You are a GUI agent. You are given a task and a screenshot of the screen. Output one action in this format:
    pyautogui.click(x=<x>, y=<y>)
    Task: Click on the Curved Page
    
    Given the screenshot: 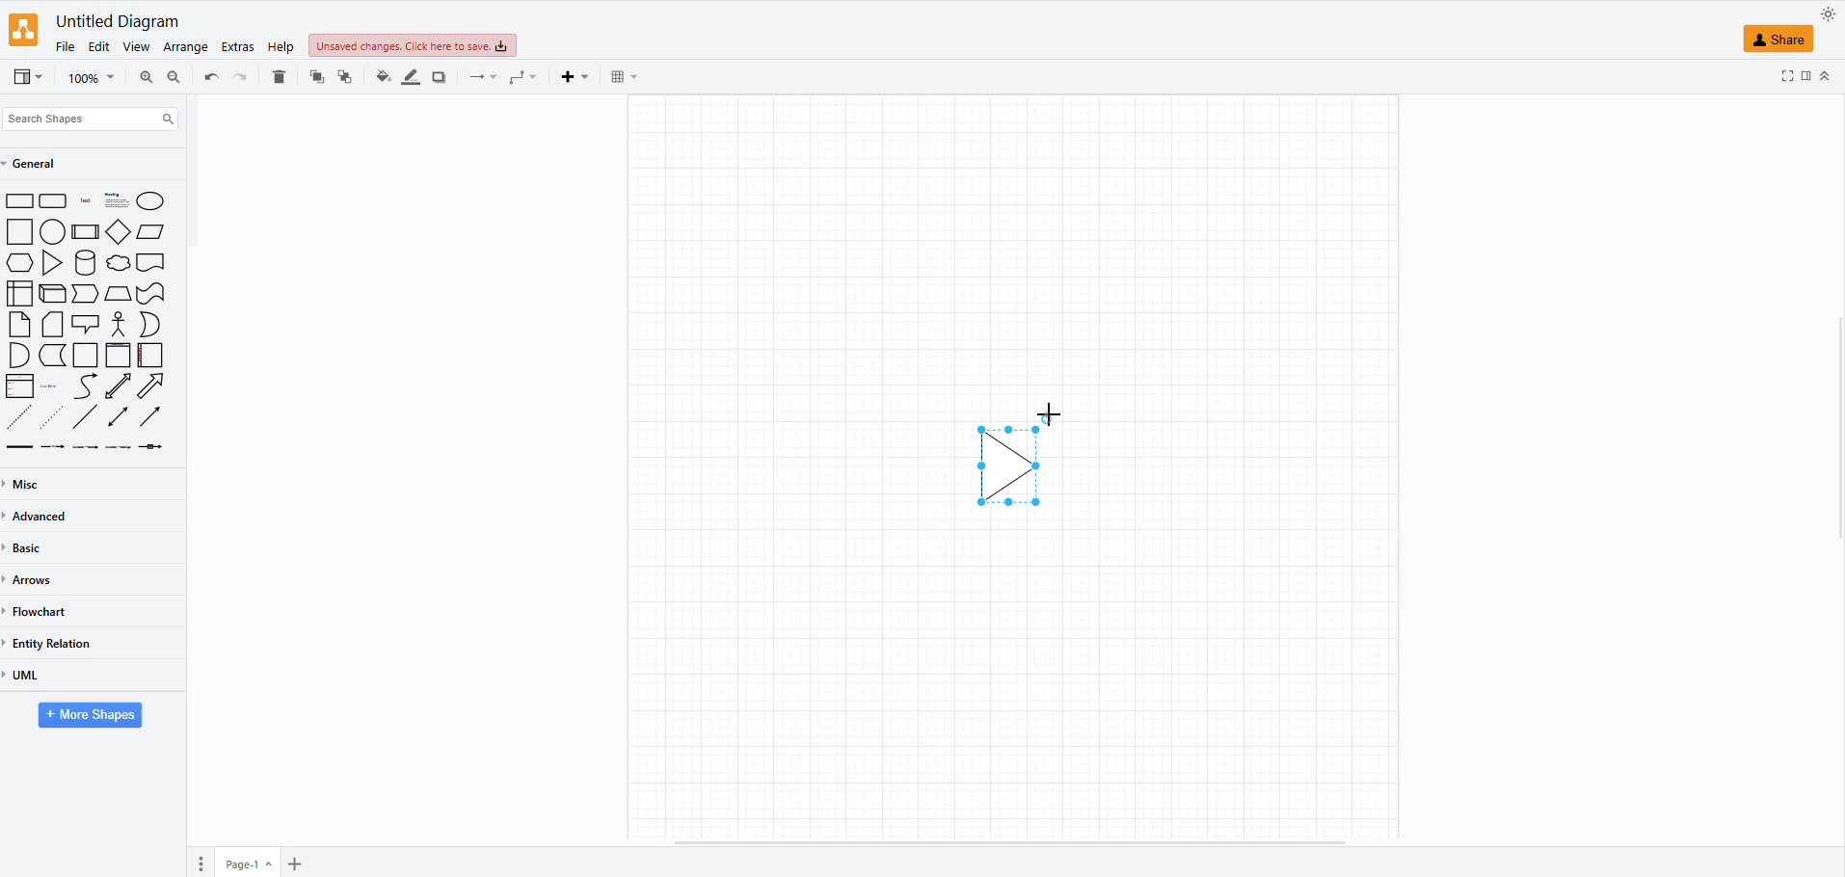 What is the action you would take?
    pyautogui.click(x=53, y=356)
    